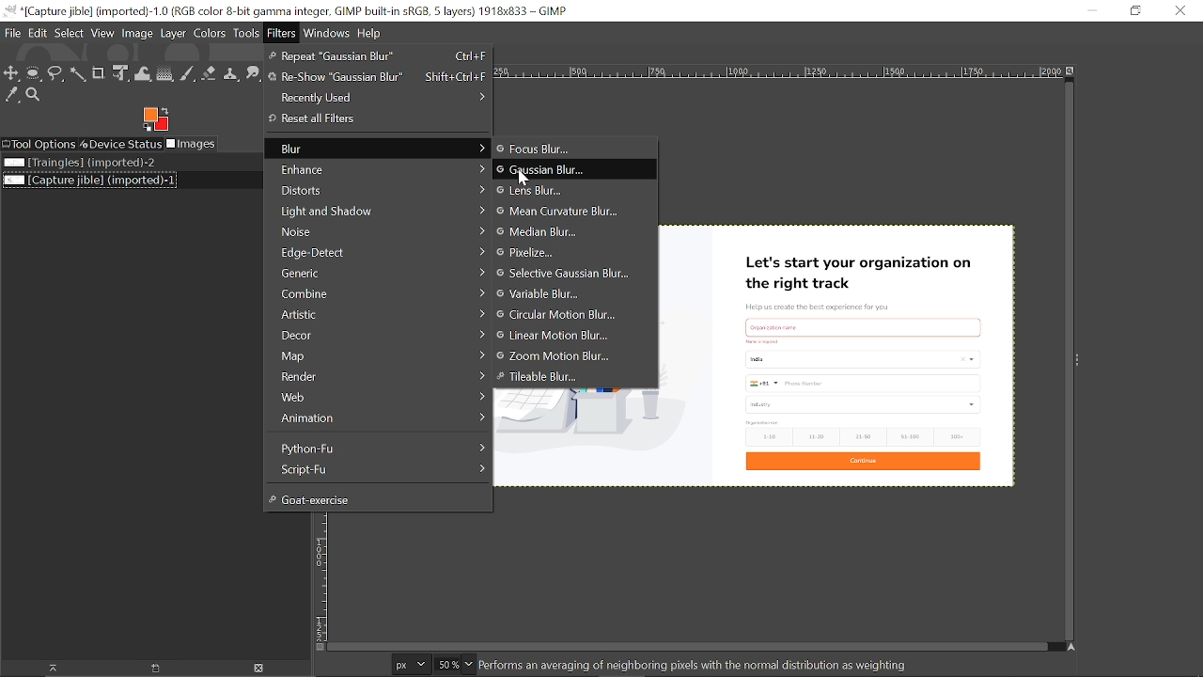 The height and width of the screenshot is (677, 1203). I want to click on Edit, so click(39, 35).